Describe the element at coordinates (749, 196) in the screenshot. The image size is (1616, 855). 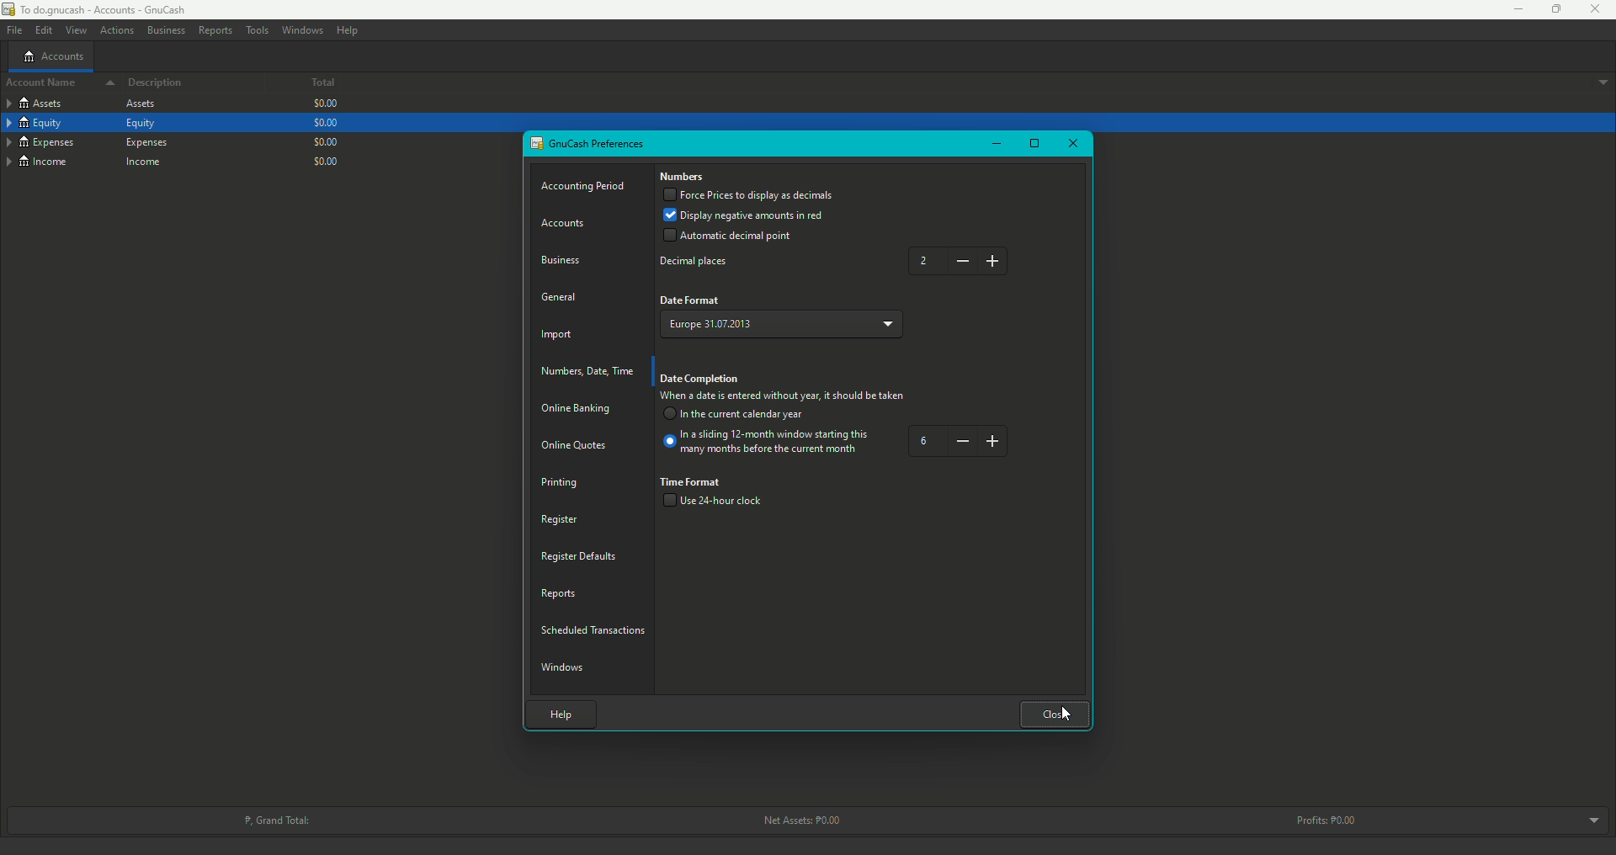
I see `Force Prices` at that location.